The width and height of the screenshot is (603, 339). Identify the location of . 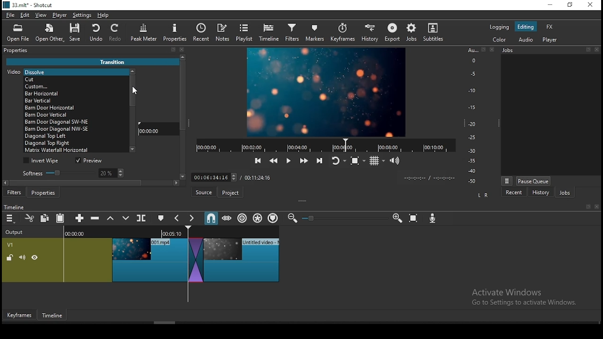
(483, 50).